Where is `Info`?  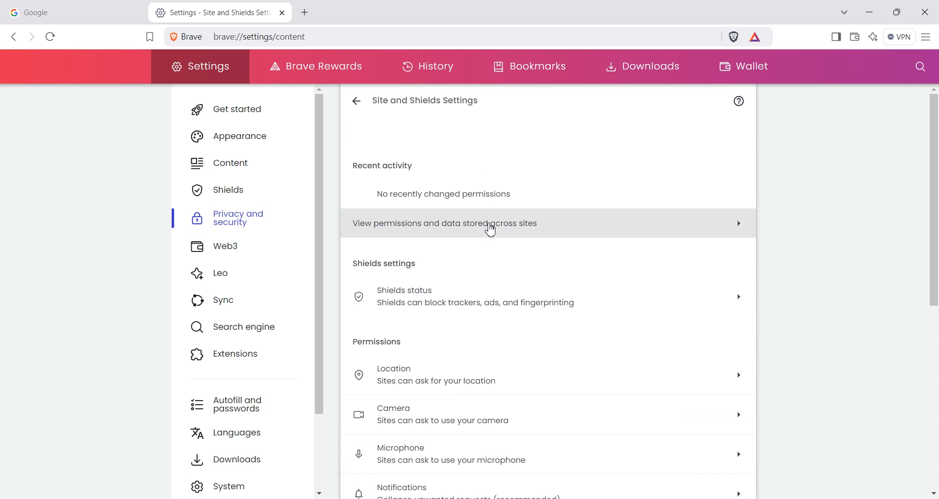
Info is located at coordinates (738, 101).